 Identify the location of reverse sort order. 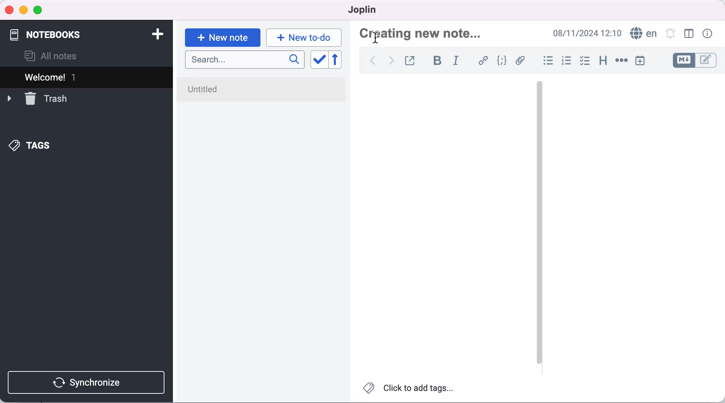
(339, 61).